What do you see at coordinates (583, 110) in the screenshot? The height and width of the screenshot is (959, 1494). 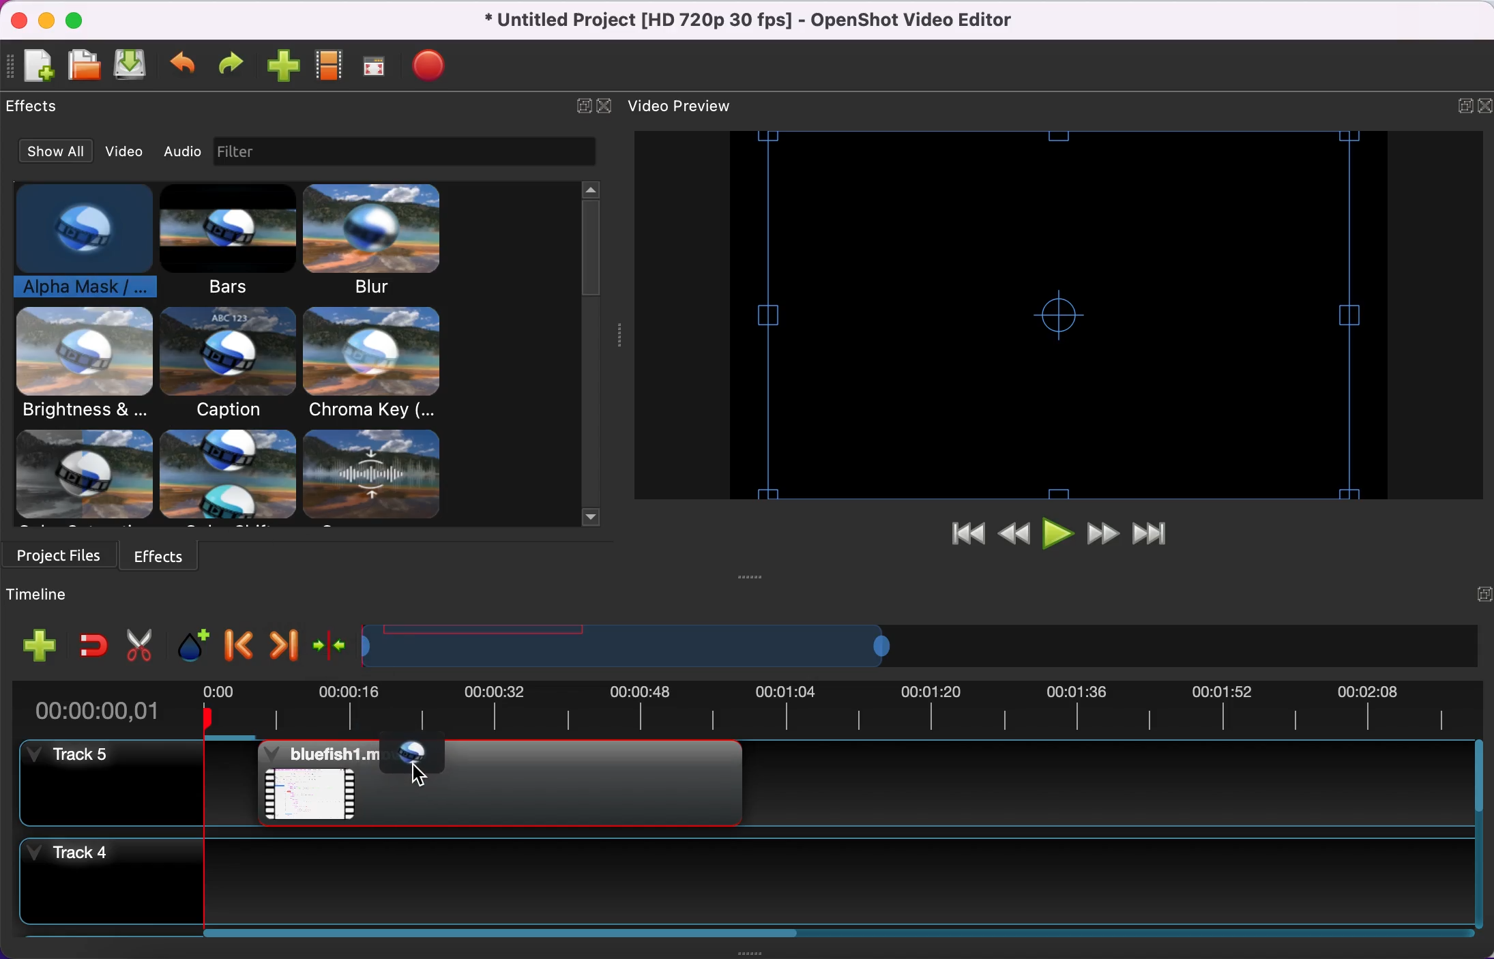 I see `expand/hide` at bounding box center [583, 110].